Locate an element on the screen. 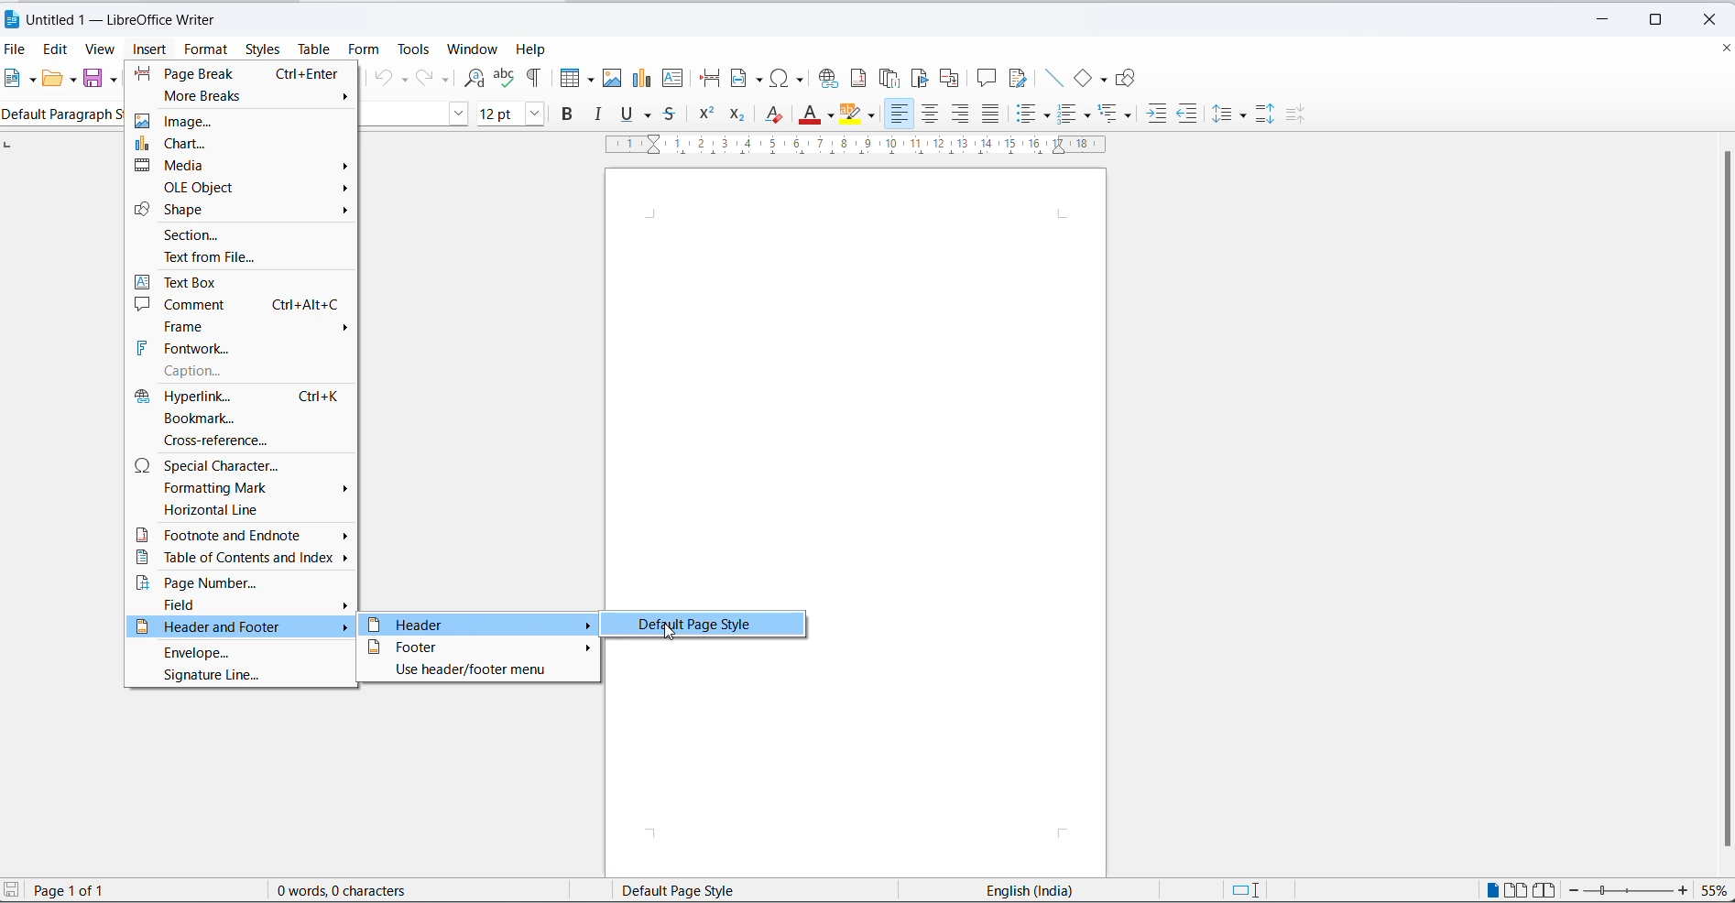  undo is located at coordinates (382, 79).